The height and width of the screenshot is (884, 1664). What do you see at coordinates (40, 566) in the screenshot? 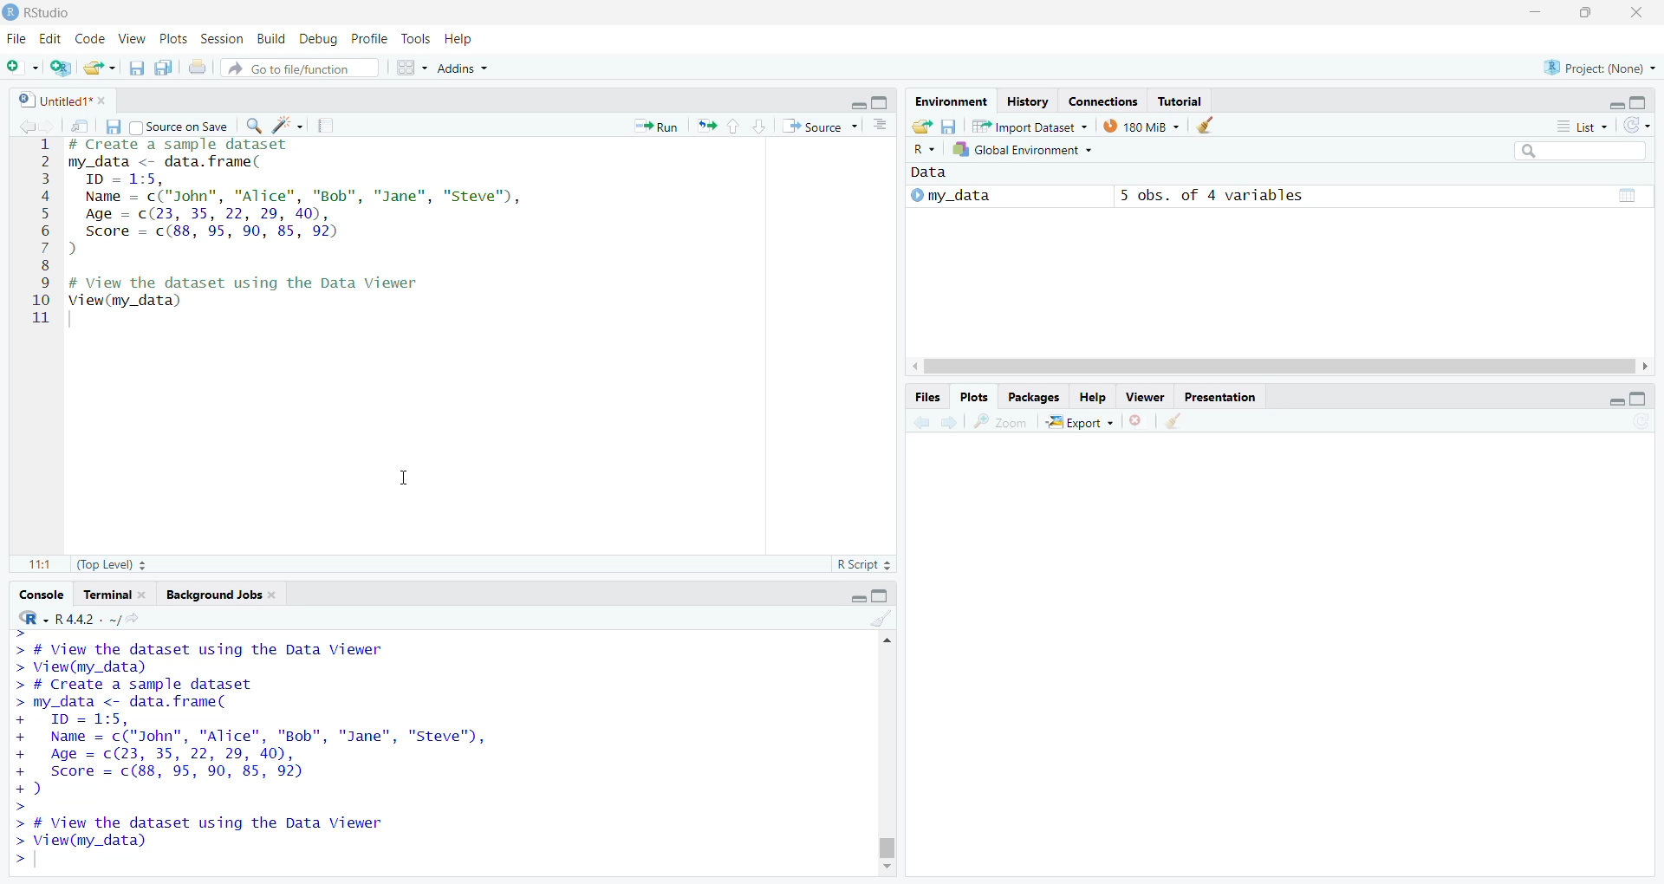
I see `1:1` at bounding box center [40, 566].